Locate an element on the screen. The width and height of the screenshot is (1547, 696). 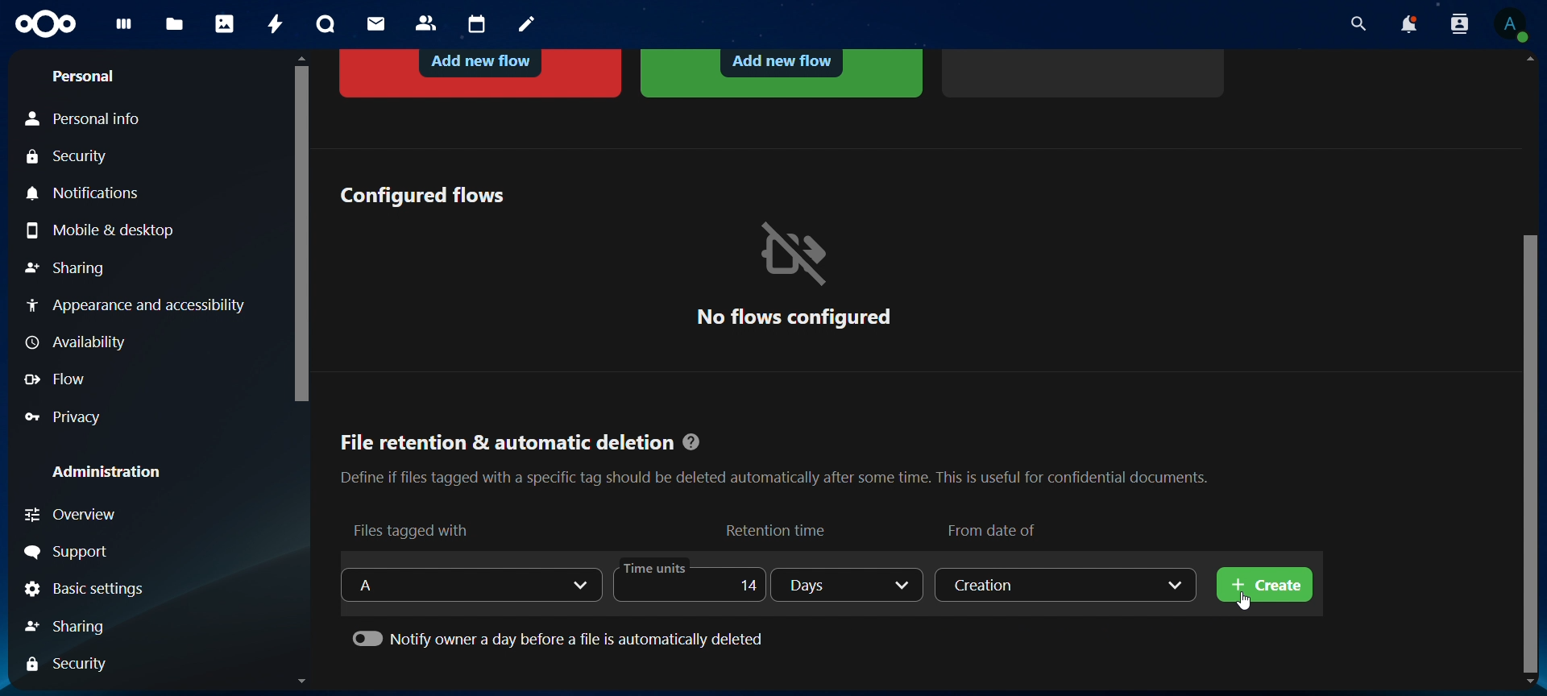
dashboard is located at coordinates (125, 29).